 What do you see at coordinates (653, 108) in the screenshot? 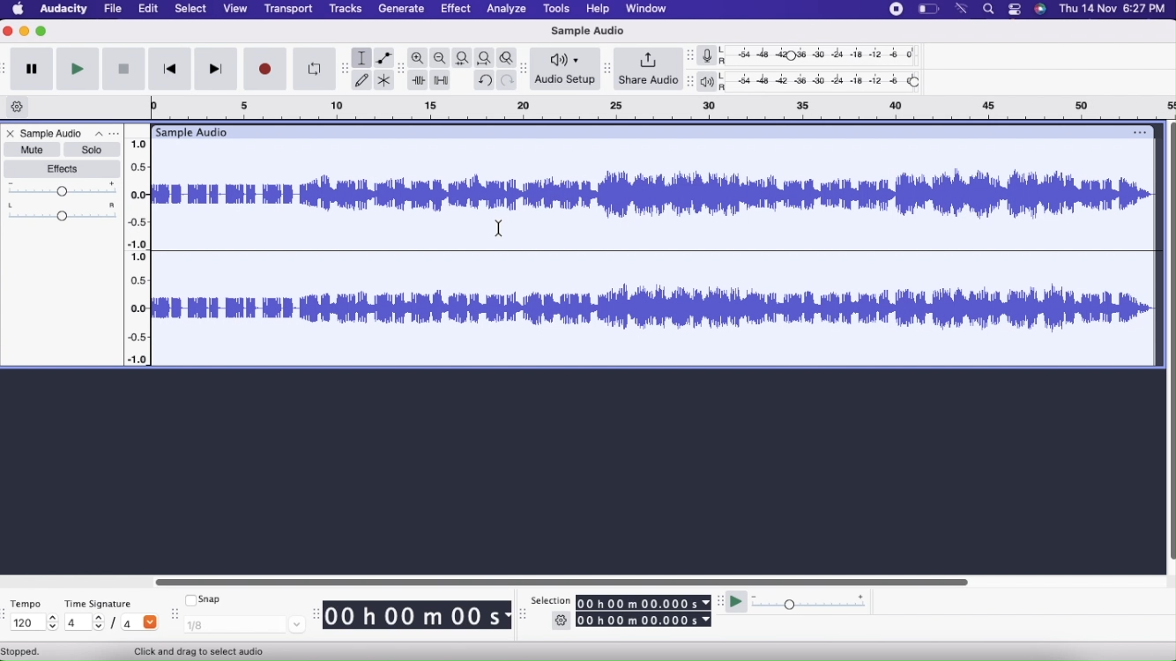
I see `click and drag to define looping region` at bounding box center [653, 108].